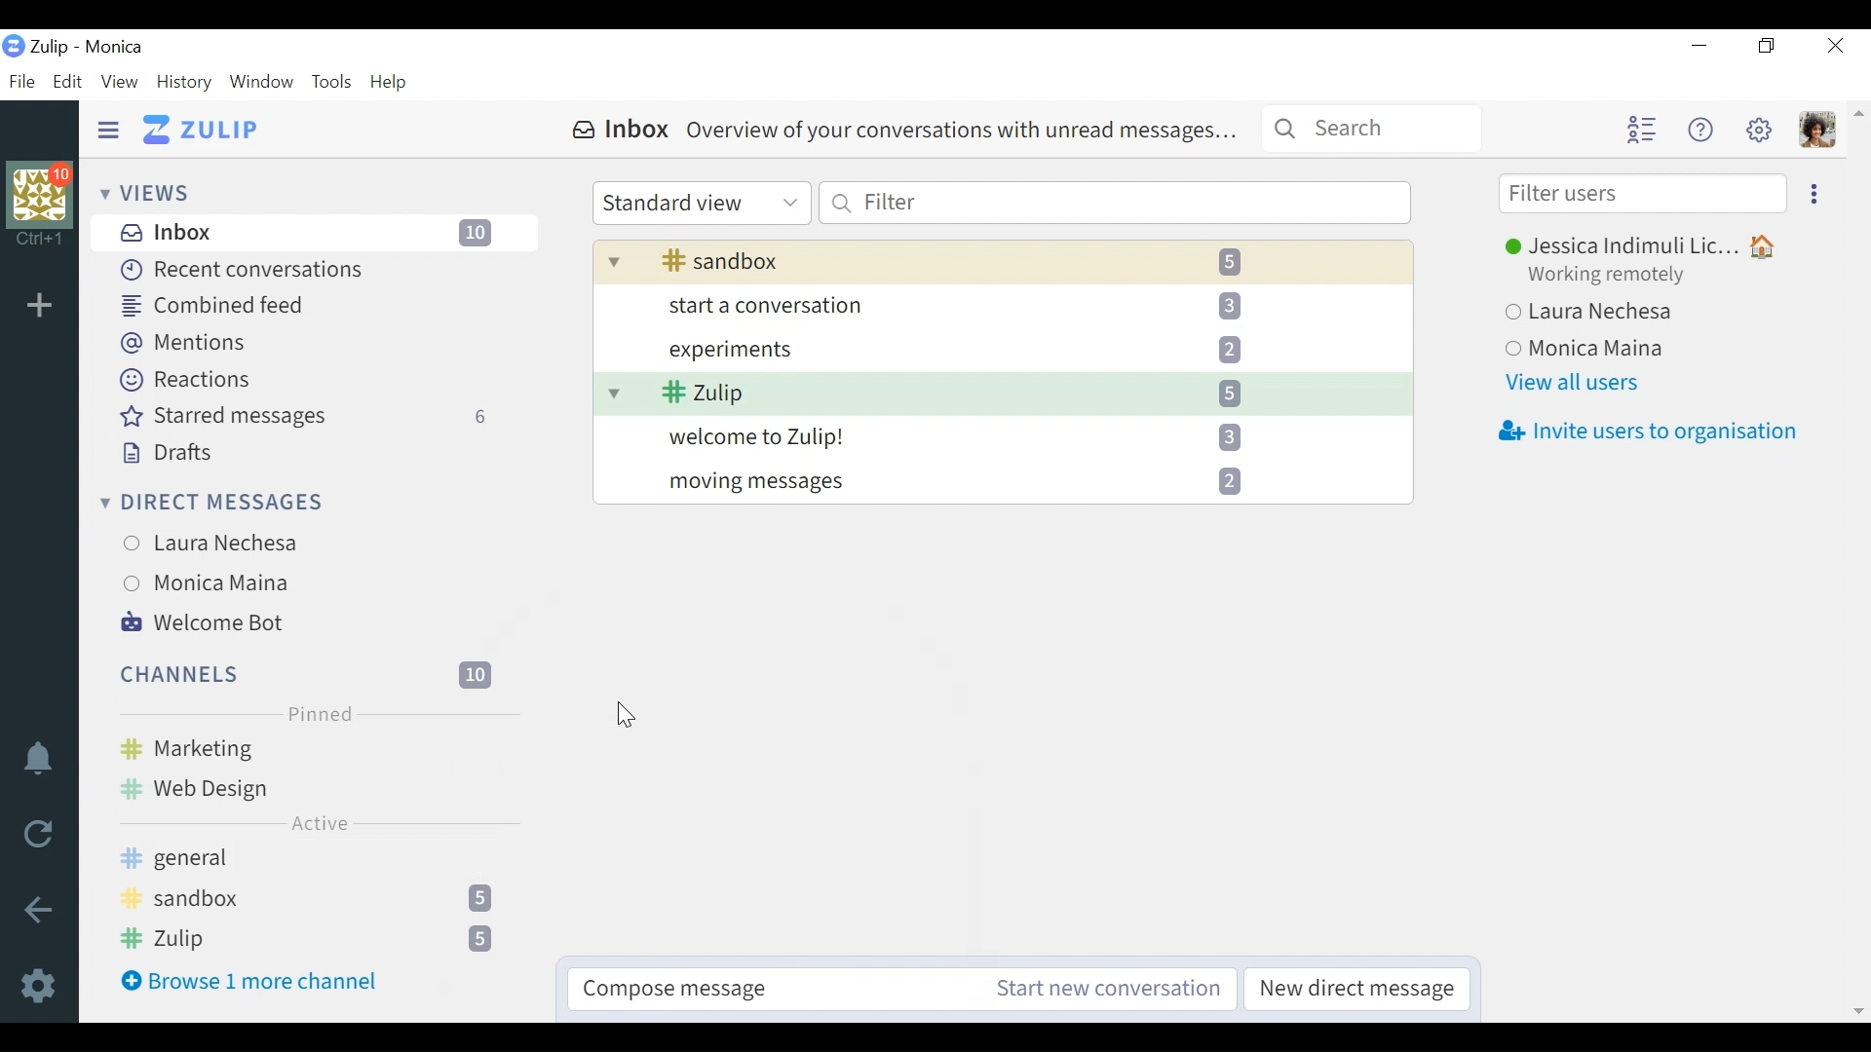 This screenshot has width=1871, height=1052. Describe the element at coordinates (40, 242) in the screenshot. I see `Ctrl + 1` at that location.